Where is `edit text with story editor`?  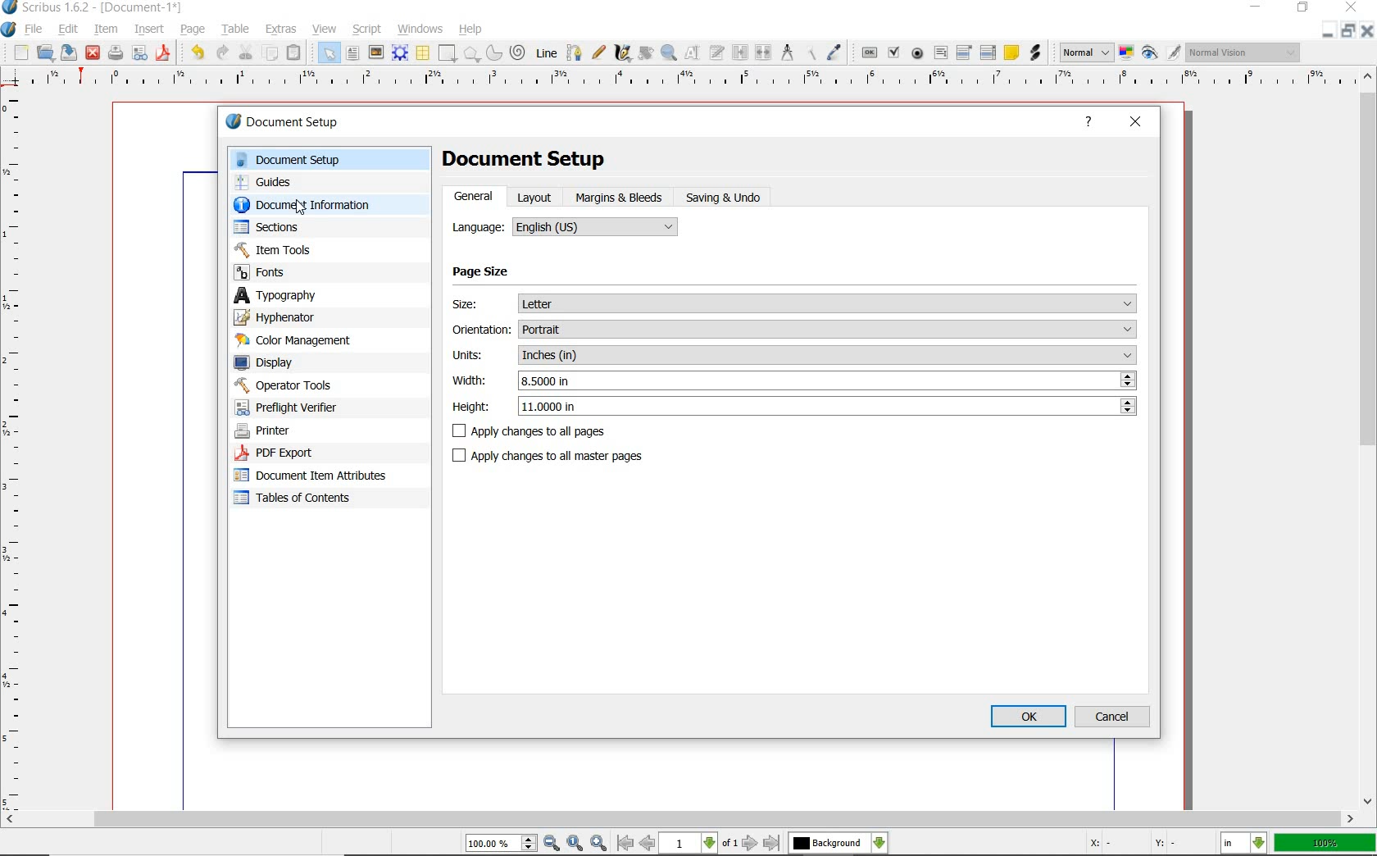 edit text with story editor is located at coordinates (717, 54).